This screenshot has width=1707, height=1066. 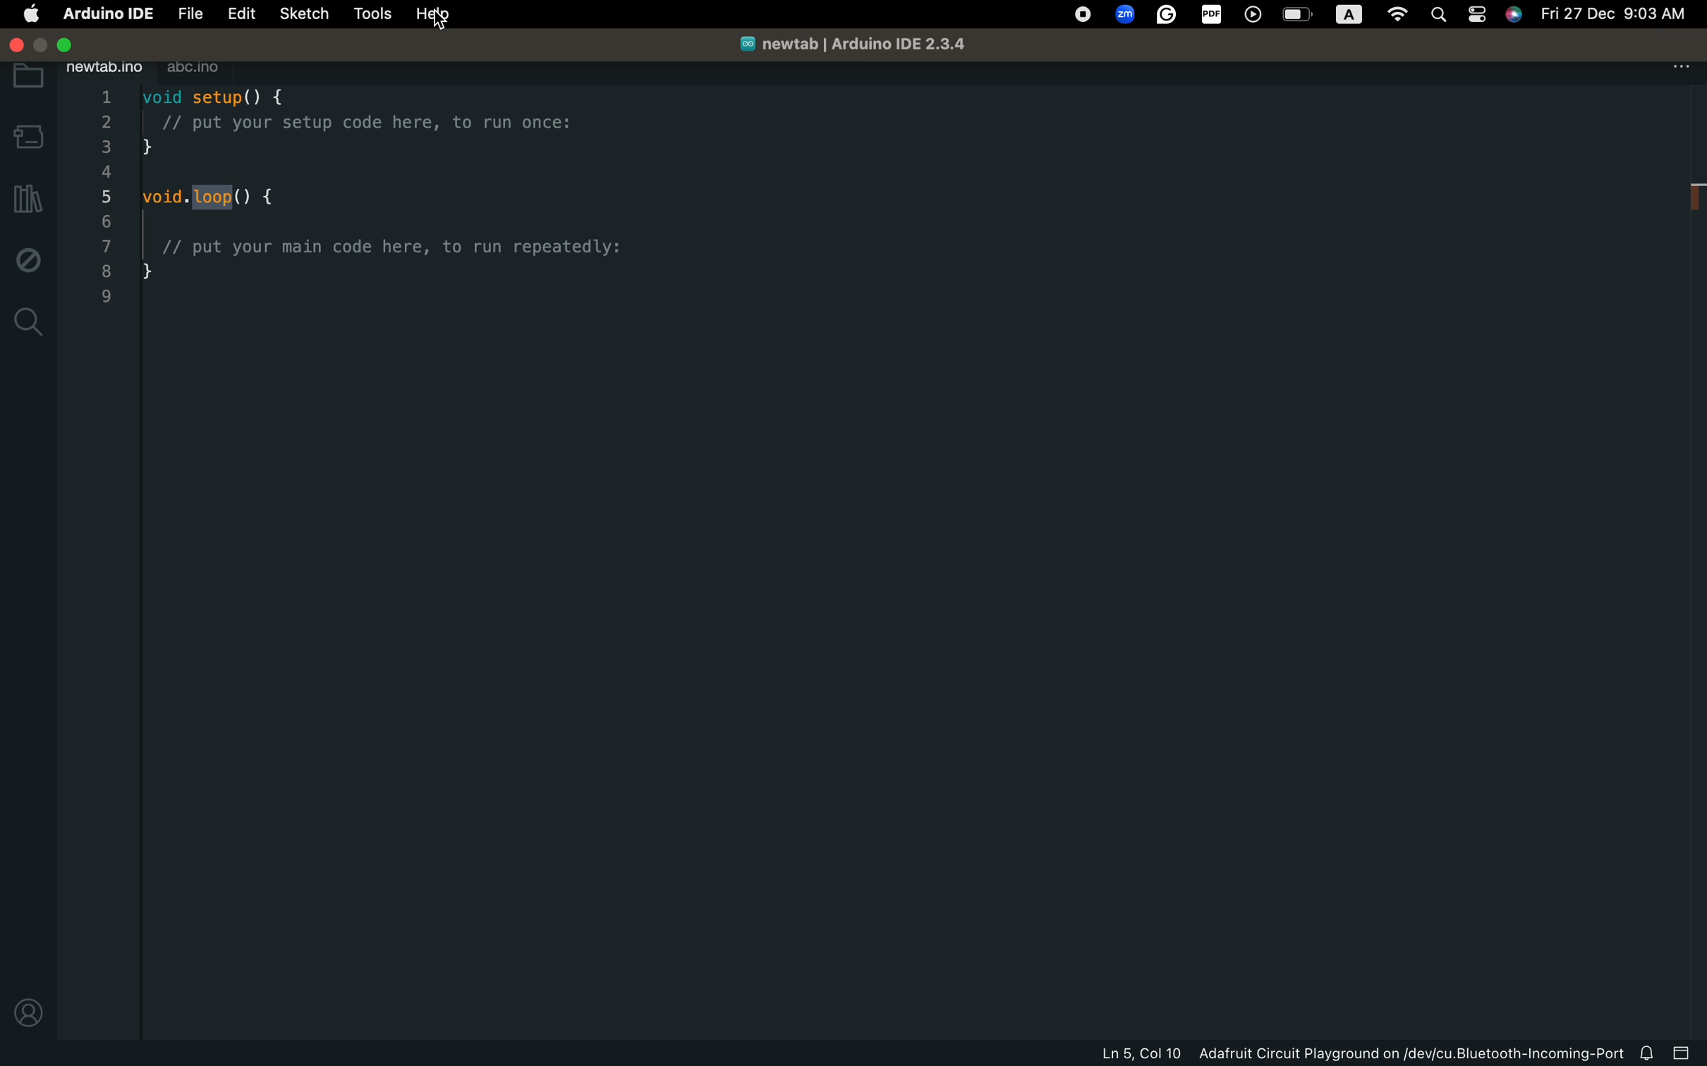 What do you see at coordinates (28, 257) in the screenshot?
I see `debug` at bounding box center [28, 257].